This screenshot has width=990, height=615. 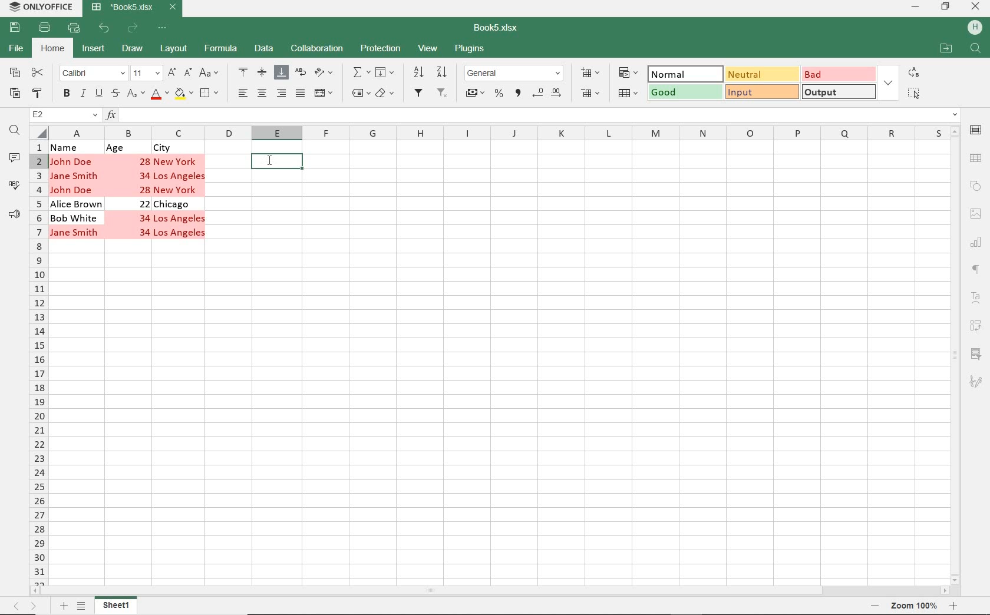 I want to click on Los Angeles, so click(x=180, y=219).